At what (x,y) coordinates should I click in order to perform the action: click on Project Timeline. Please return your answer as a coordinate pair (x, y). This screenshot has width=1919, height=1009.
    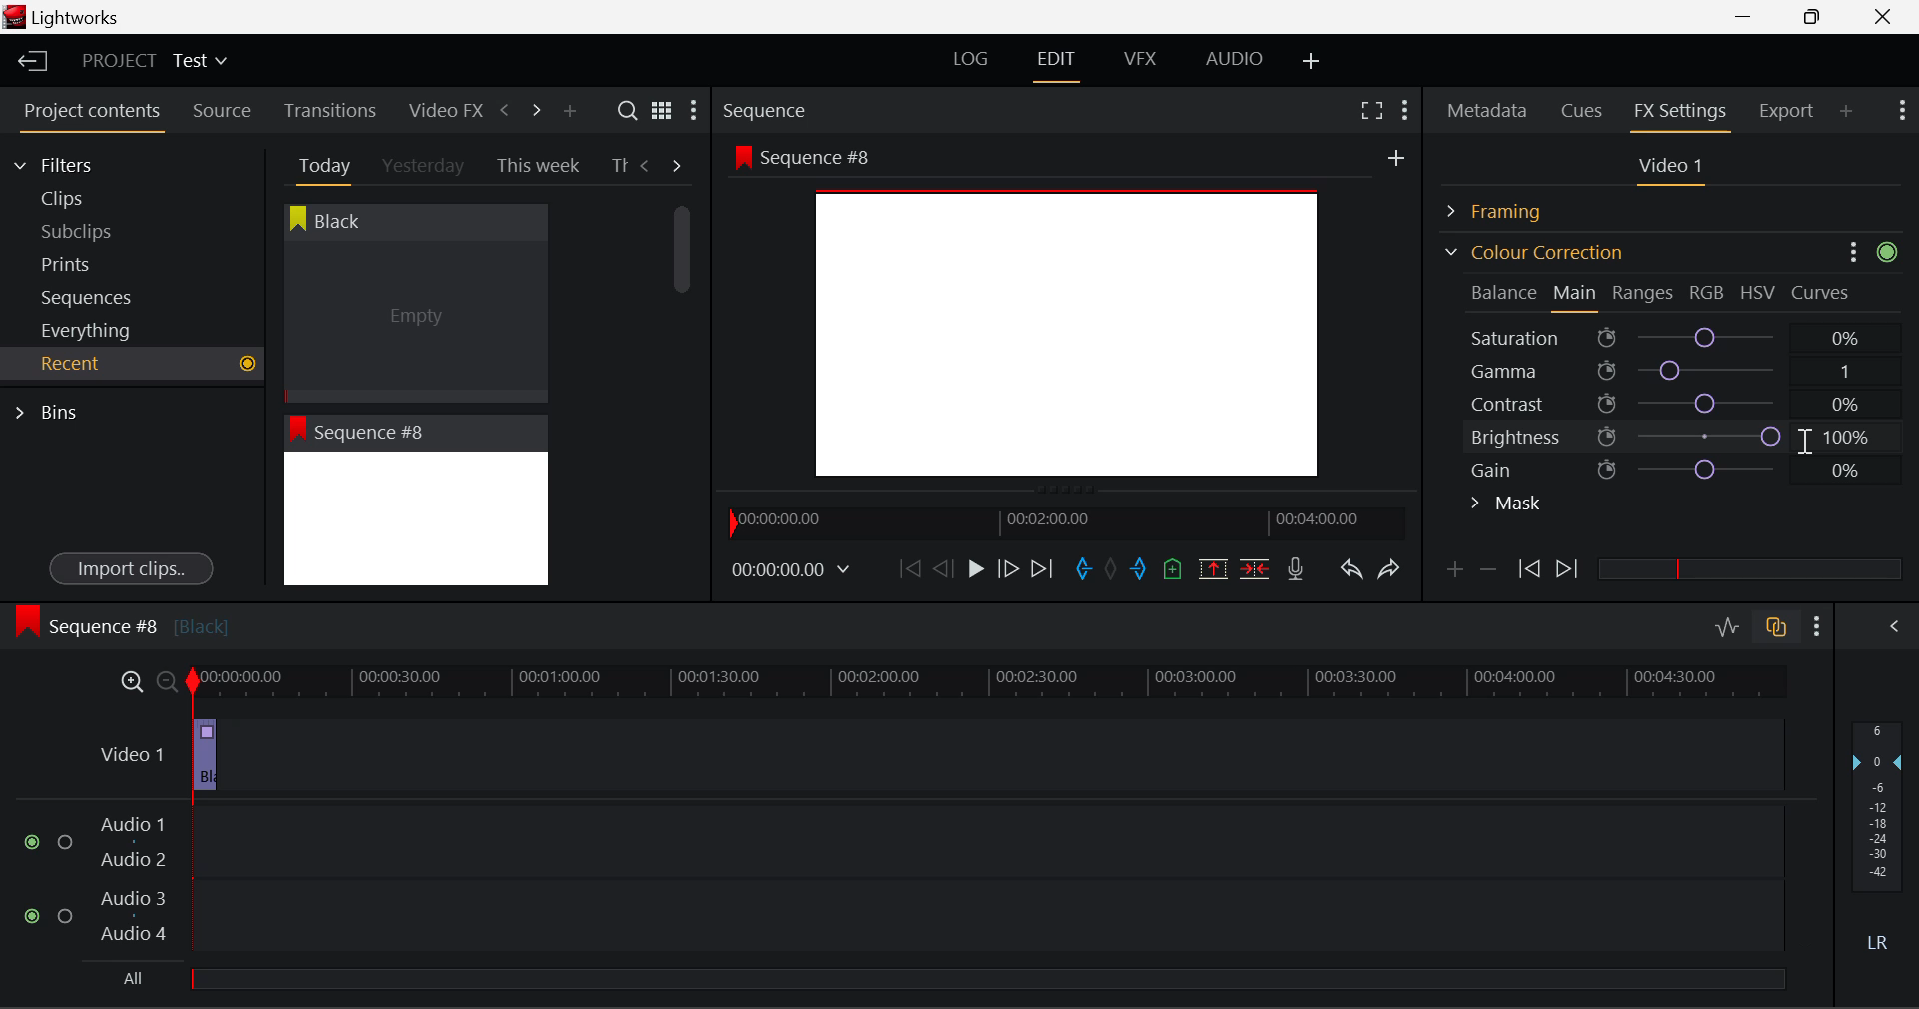
    Looking at the image, I should click on (989, 683).